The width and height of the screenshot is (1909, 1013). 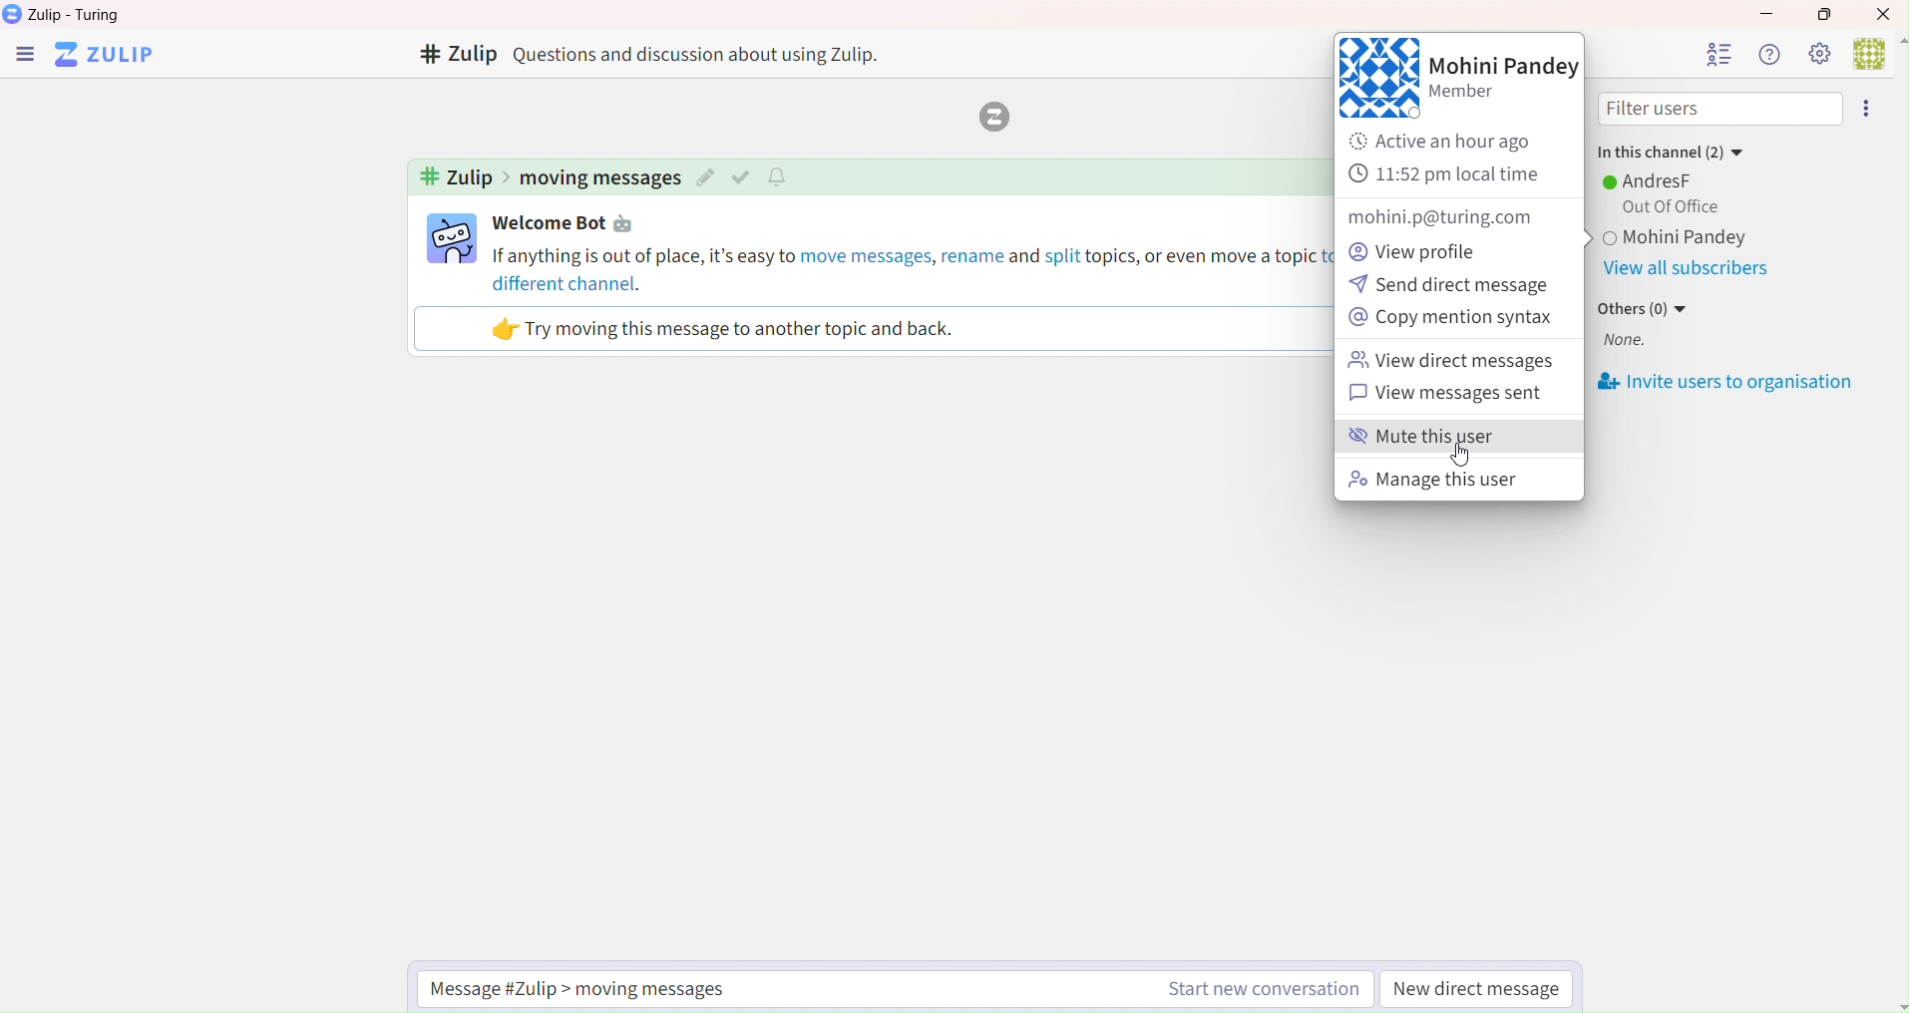 What do you see at coordinates (781, 175) in the screenshot?
I see `notify` at bounding box center [781, 175].